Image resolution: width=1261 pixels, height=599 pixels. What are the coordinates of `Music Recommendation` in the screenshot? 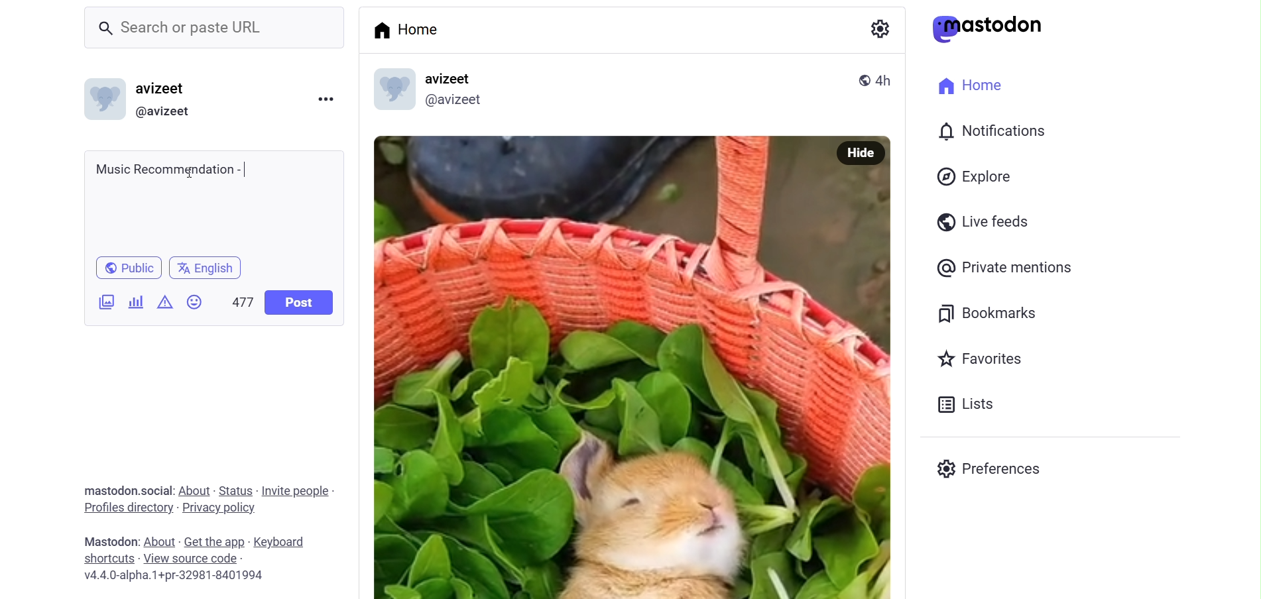 It's located at (170, 168).